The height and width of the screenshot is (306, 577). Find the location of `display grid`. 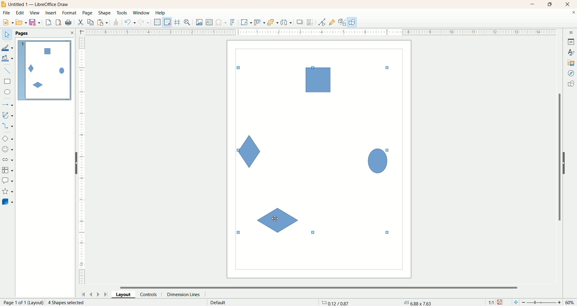

display grid is located at coordinates (158, 22).